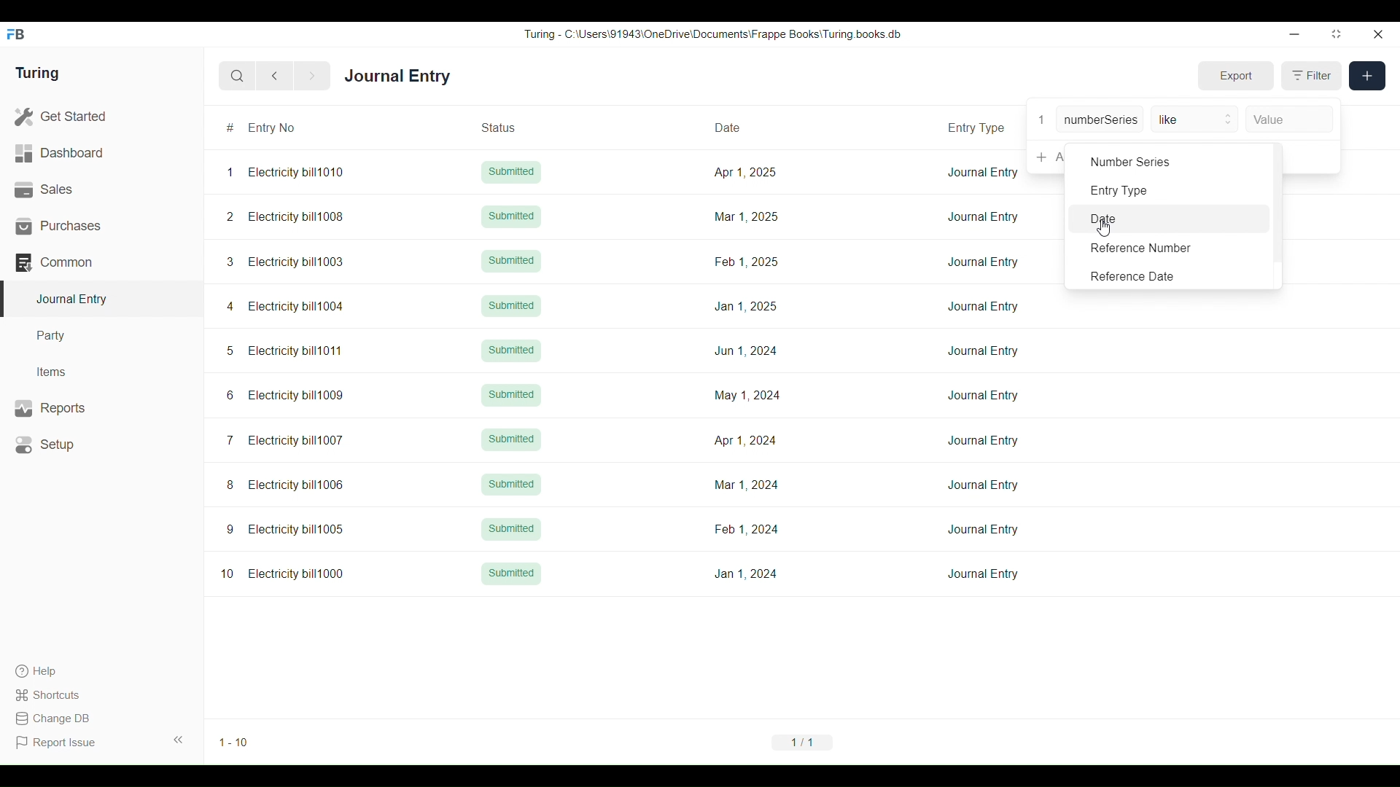 This screenshot has width=1400, height=787. I want to click on Submitted, so click(512, 396).